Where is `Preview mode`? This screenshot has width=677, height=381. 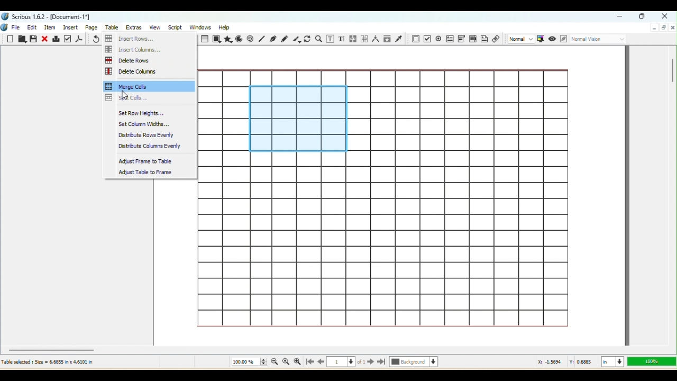 Preview mode is located at coordinates (552, 38).